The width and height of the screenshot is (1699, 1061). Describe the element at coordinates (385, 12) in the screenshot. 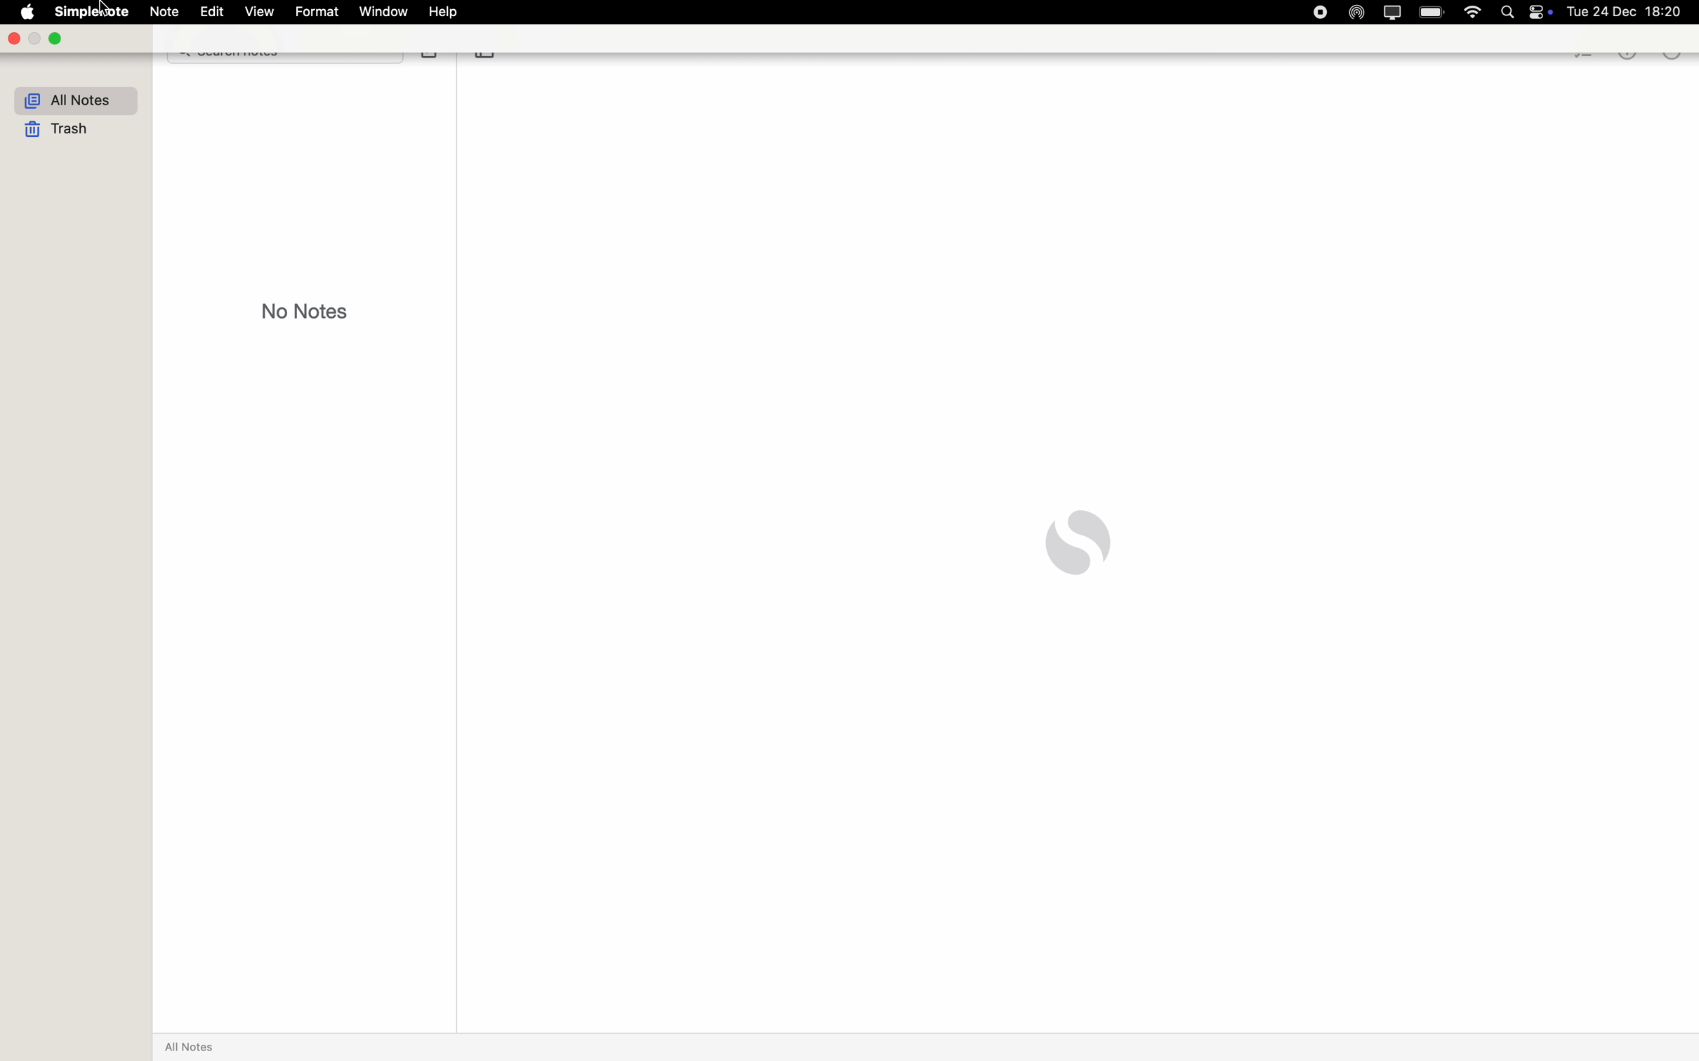

I see `window` at that location.